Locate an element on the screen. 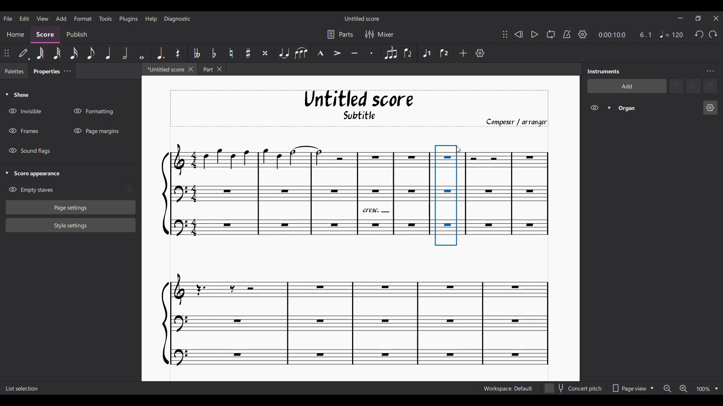 The width and height of the screenshot is (723, 406). Toggle nature is located at coordinates (230, 53).